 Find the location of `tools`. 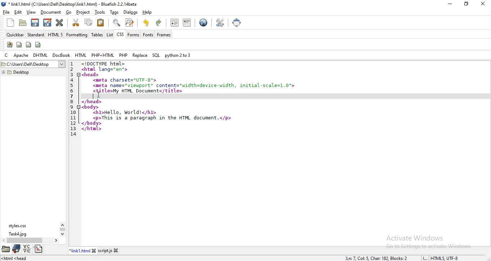

tools is located at coordinates (100, 13).